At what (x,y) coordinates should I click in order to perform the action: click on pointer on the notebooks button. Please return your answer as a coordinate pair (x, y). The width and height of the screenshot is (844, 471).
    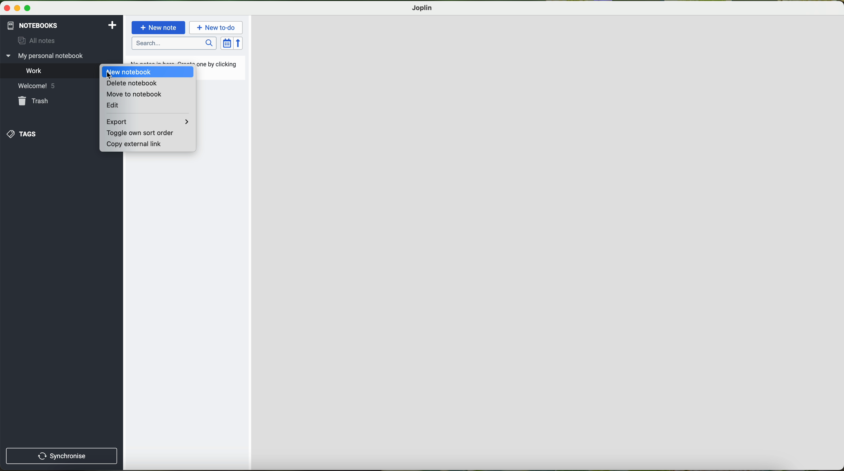
    Looking at the image, I should click on (44, 26).